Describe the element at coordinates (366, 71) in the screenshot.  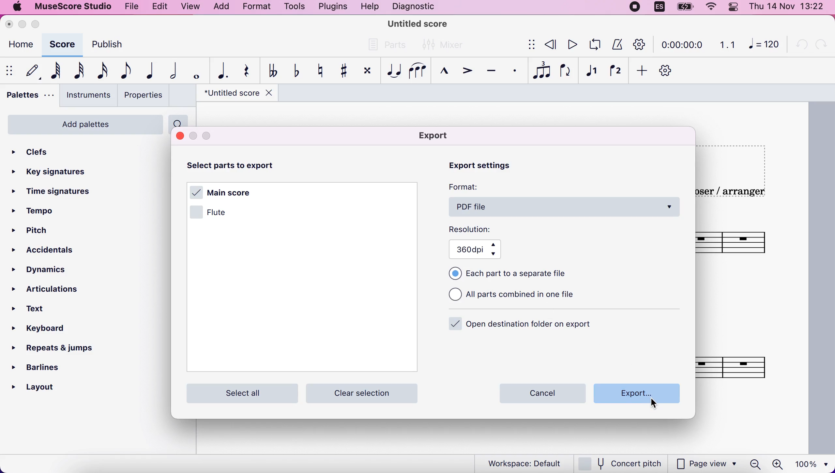
I see `toggle double sharp` at that location.